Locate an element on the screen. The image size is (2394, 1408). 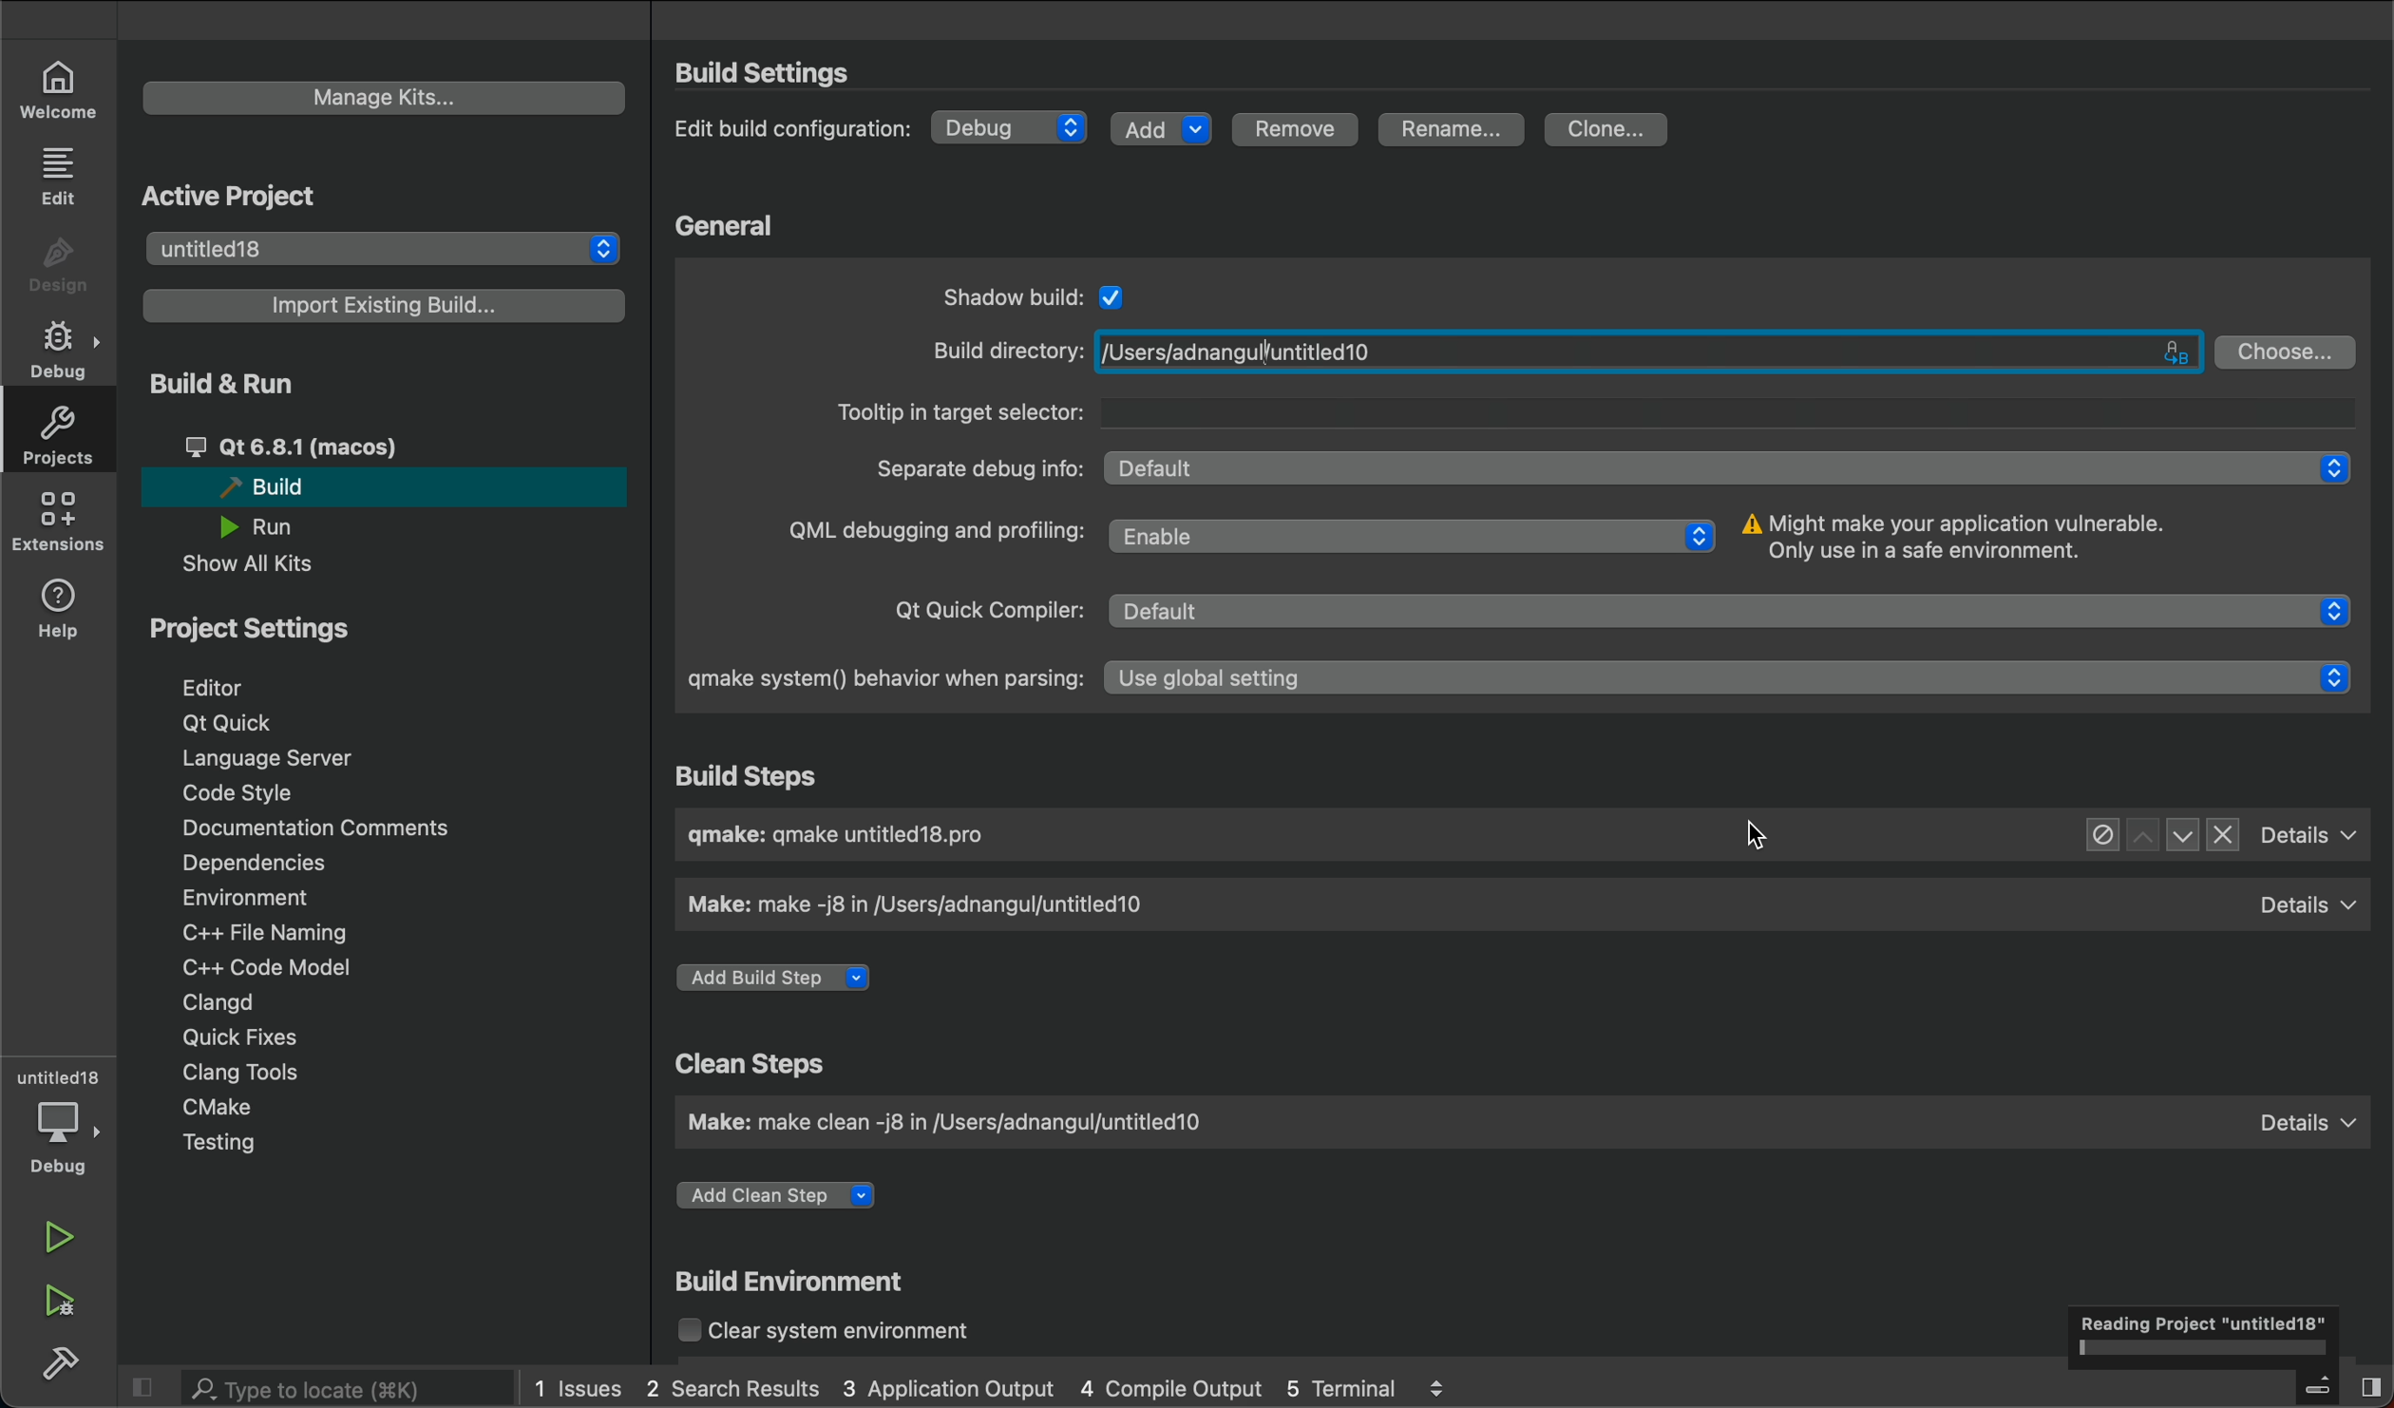
debug is located at coordinates (65, 352).